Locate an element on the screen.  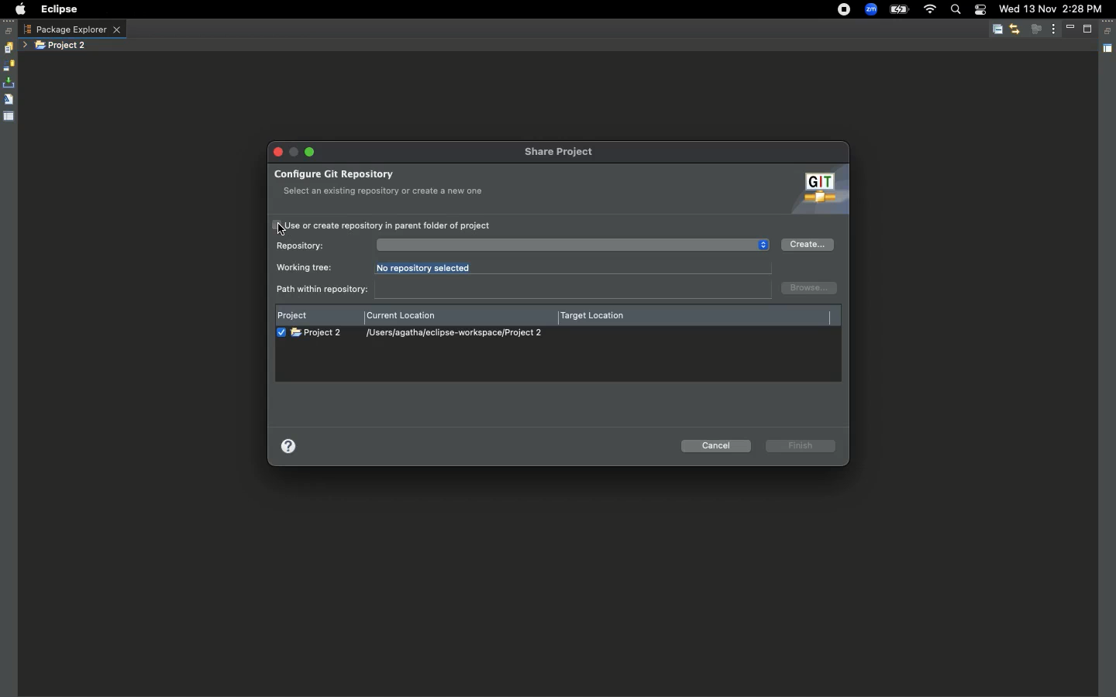
Path within repository: is located at coordinates (524, 290).